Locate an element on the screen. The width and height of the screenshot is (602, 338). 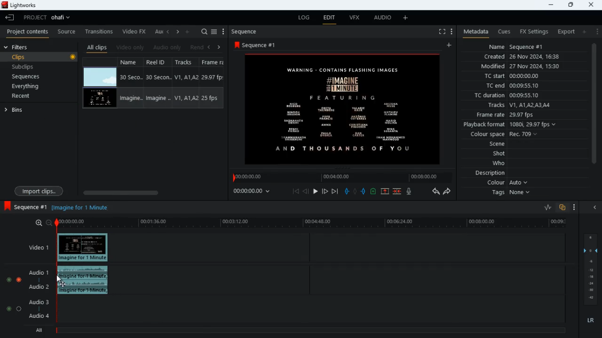
30 seco.. is located at coordinates (131, 77).